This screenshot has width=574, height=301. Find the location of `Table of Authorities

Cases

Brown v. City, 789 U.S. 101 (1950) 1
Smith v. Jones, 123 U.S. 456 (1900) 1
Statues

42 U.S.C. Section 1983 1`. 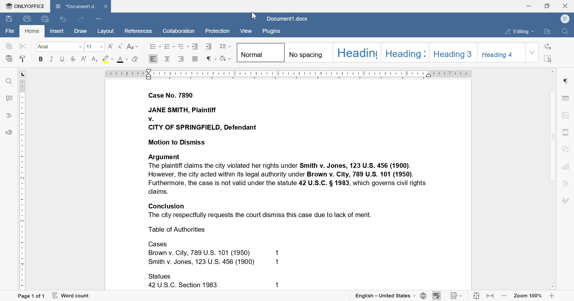

Table of Authorities

Cases

Brown v. City, 789 U.S. 101 (1950) 1
Smith v. Jones, 123 U.S. 456 (1900) 1
Statues

42 U.S.C. Section 1983 1 is located at coordinates (219, 258).